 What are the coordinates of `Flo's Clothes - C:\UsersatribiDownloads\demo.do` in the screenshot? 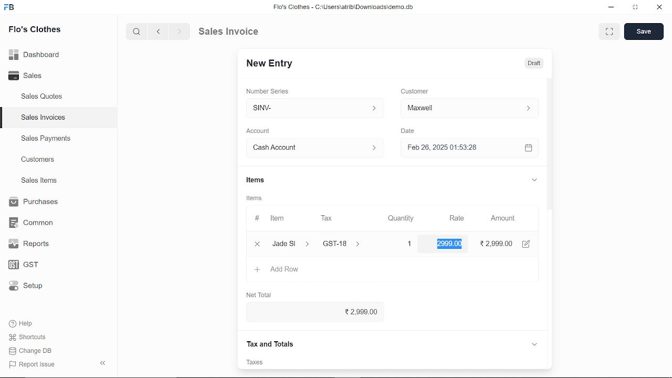 It's located at (348, 8).